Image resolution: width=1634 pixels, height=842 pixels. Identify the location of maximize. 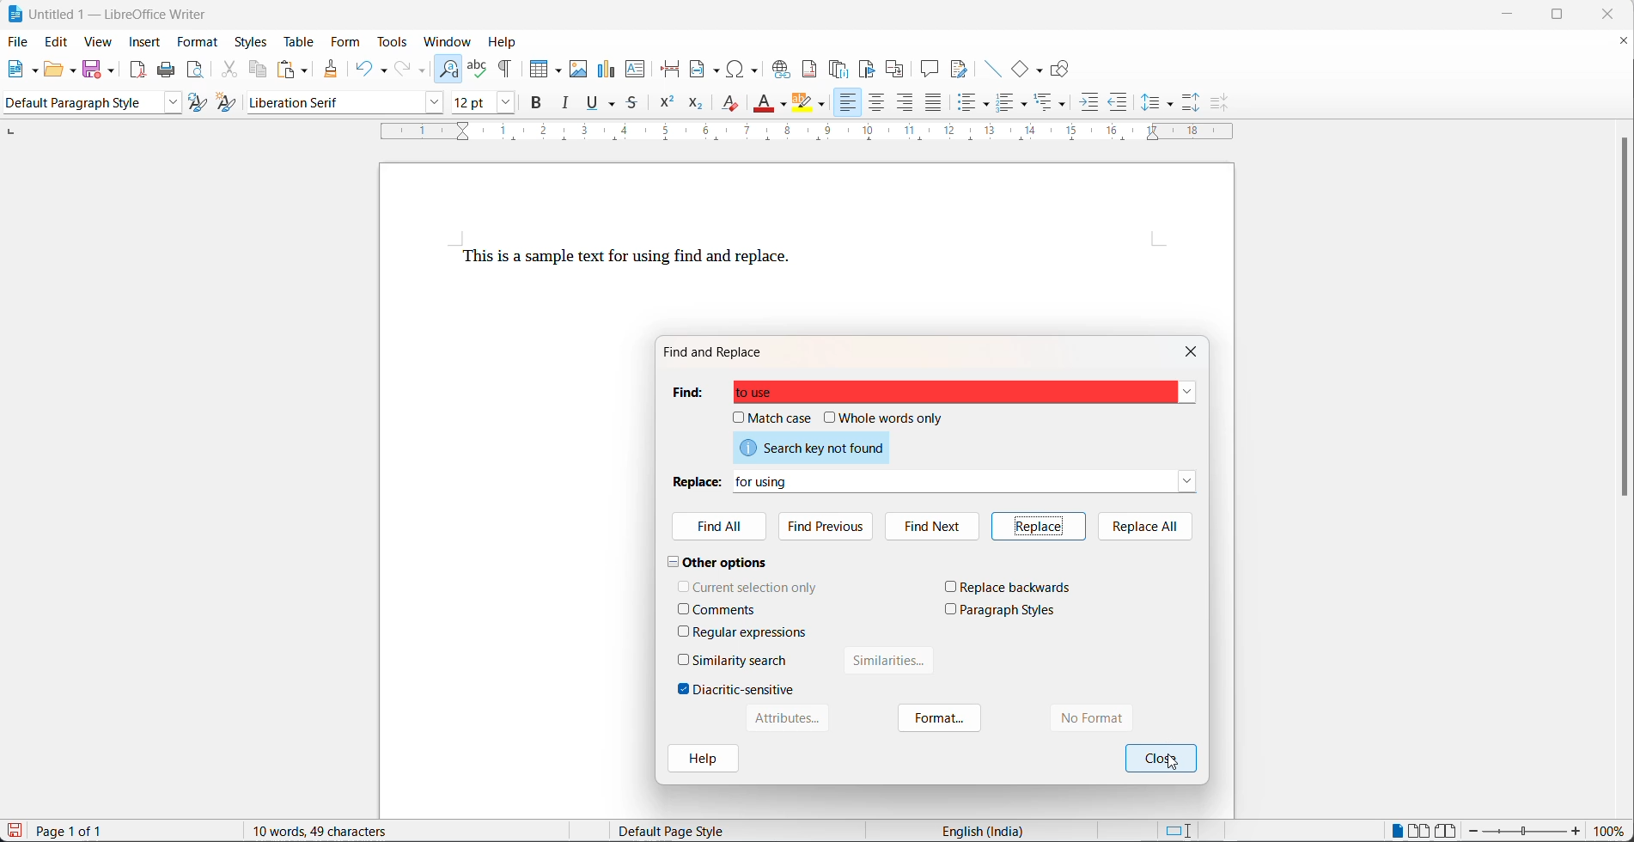
(1570, 16).